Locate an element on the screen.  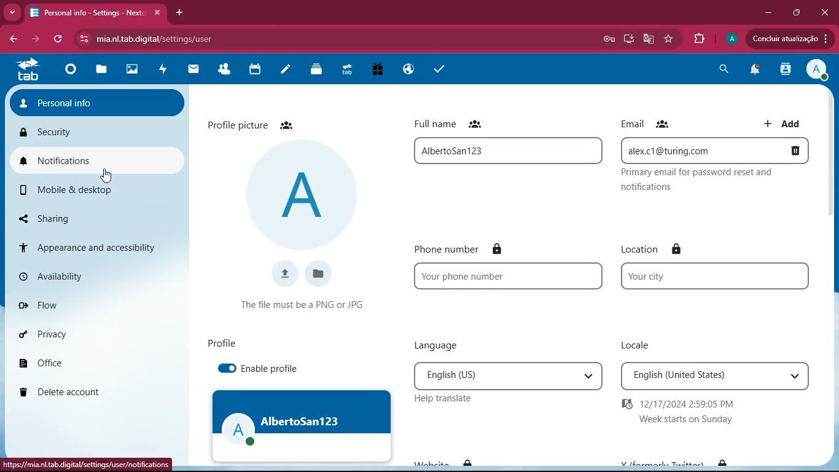
add is located at coordinates (785, 123).